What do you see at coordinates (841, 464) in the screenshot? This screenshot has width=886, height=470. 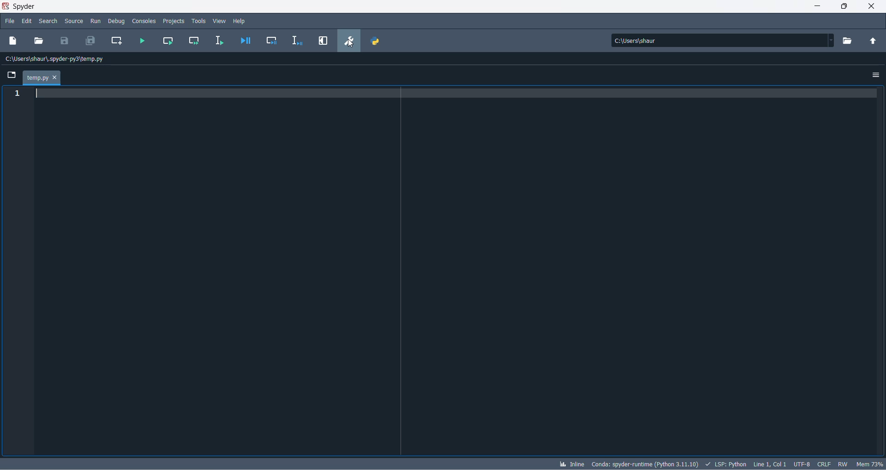 I see `file control` at bounding box center [841, 464].